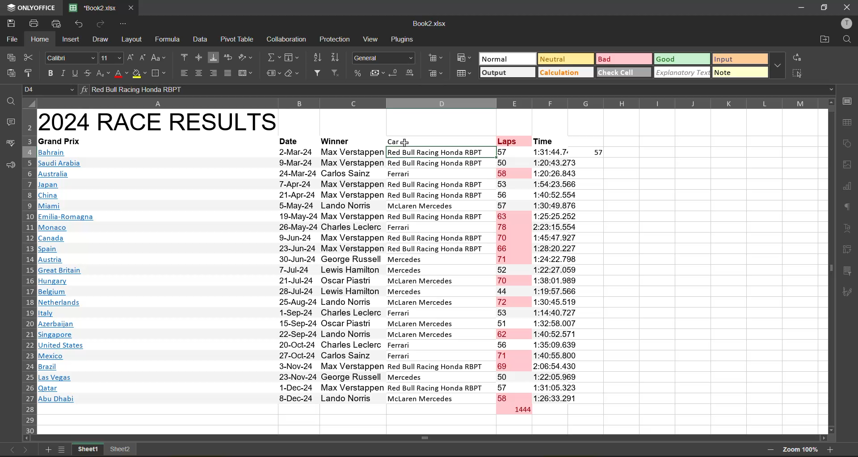 This screenshot has width=858, height=457. Describe the element at coordinates (464, 57) in the screenshot. I see `conditional formatting` at that location.